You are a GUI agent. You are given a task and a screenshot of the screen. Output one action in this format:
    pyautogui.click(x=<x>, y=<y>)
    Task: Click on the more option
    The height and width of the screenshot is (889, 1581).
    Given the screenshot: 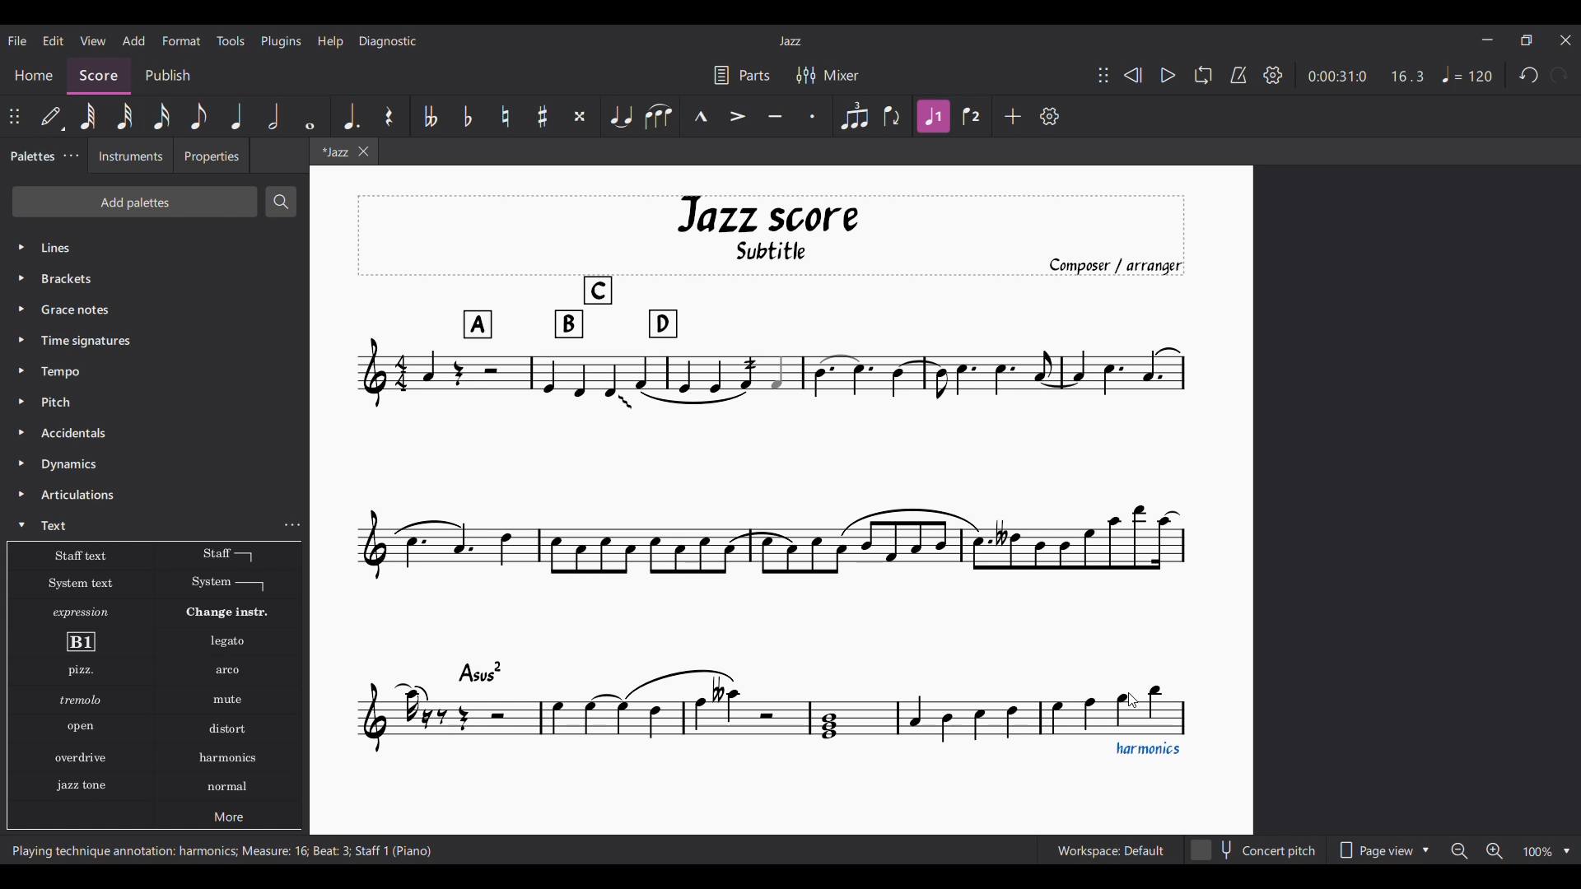 What is the action you would take?
    pyautogui.click(x=295, y=525)
    